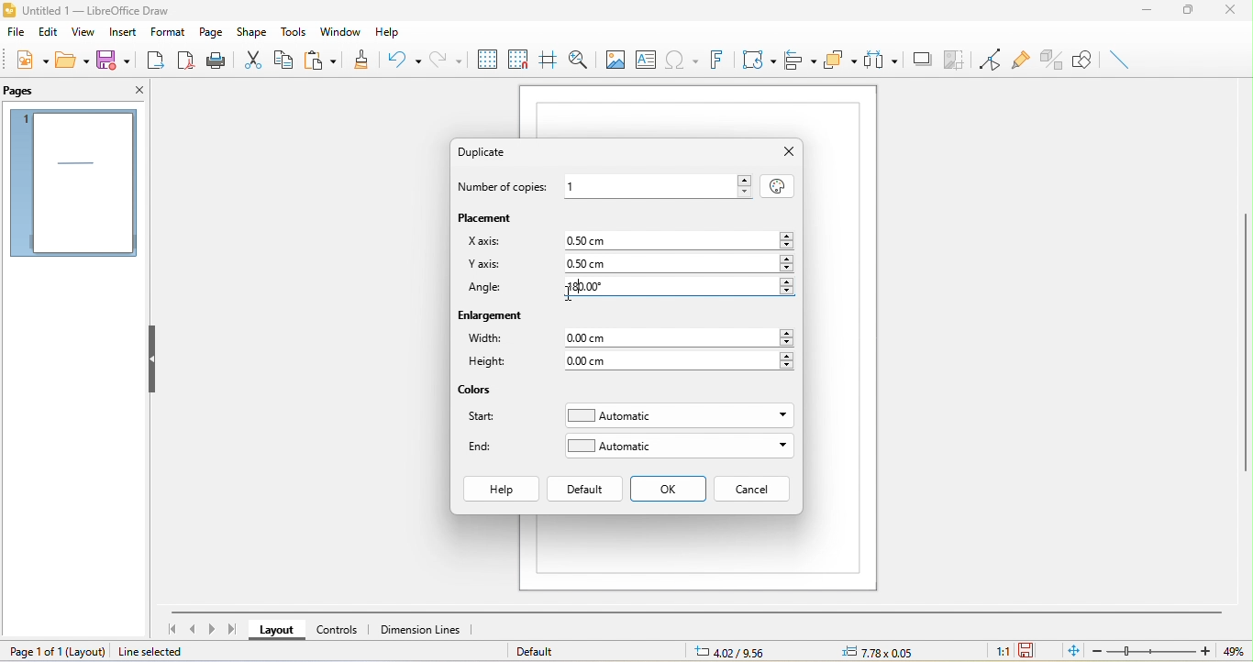  I want to click on previous page, so click(193, 630).